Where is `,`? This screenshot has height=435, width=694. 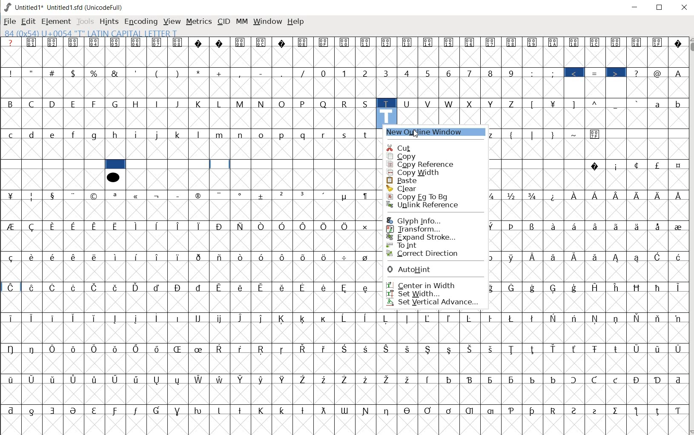
, is located at coordinates (241, 73).